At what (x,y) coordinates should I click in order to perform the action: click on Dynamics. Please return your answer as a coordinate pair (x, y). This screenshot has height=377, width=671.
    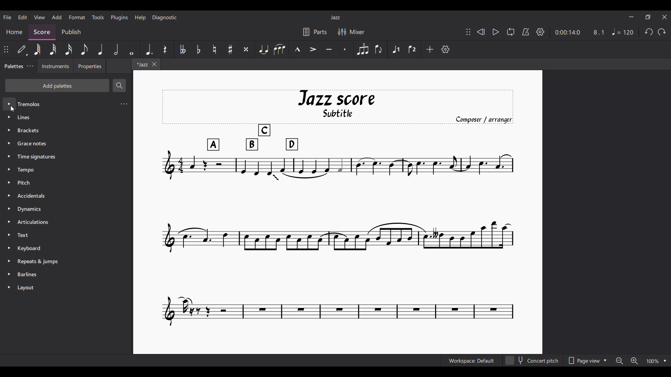
    Looking at the image, I should click on (66, 209).